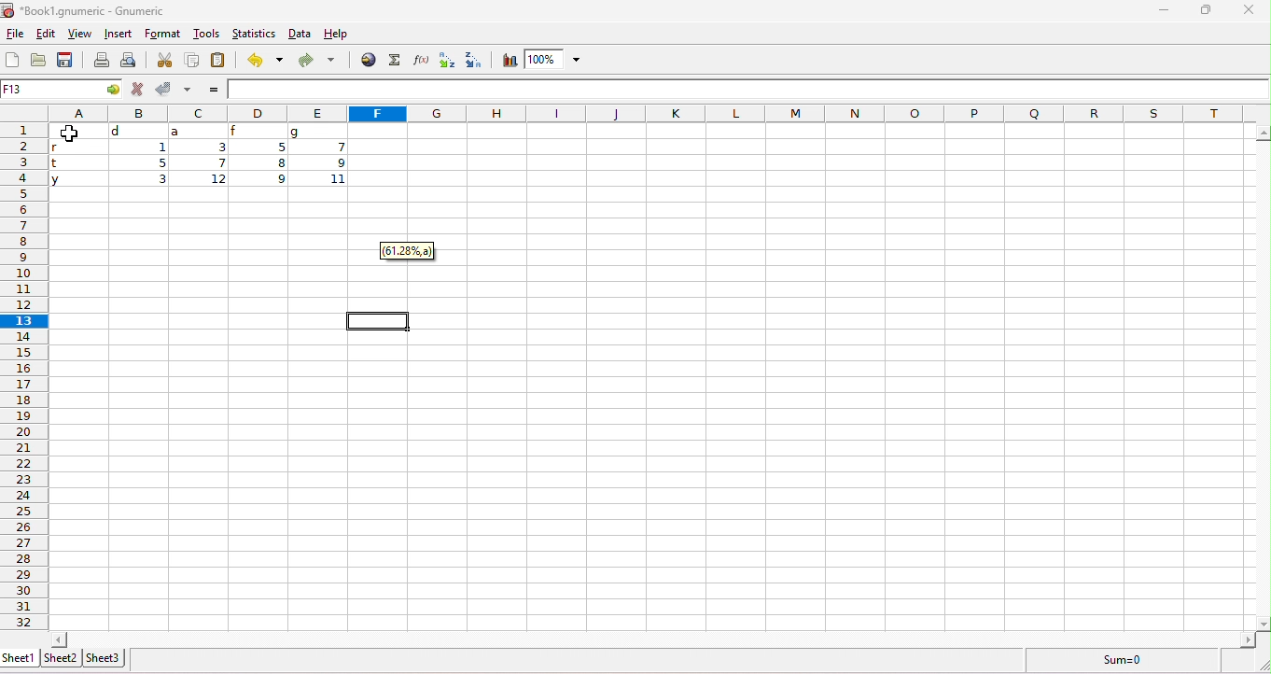  Describe the element at coordinates (1263, 376) in the screenshot. I see `vertical slider` at that location.